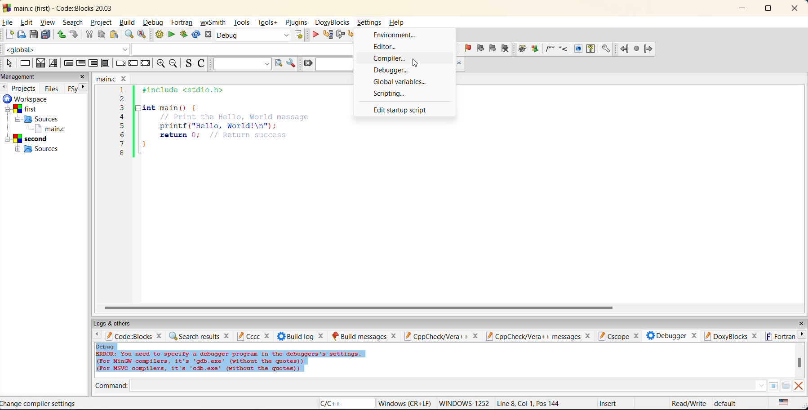 The image size is (808, 410). Describe the element at coordinates (579, 49) in the screenshot. I see `run html documentation` at that location.